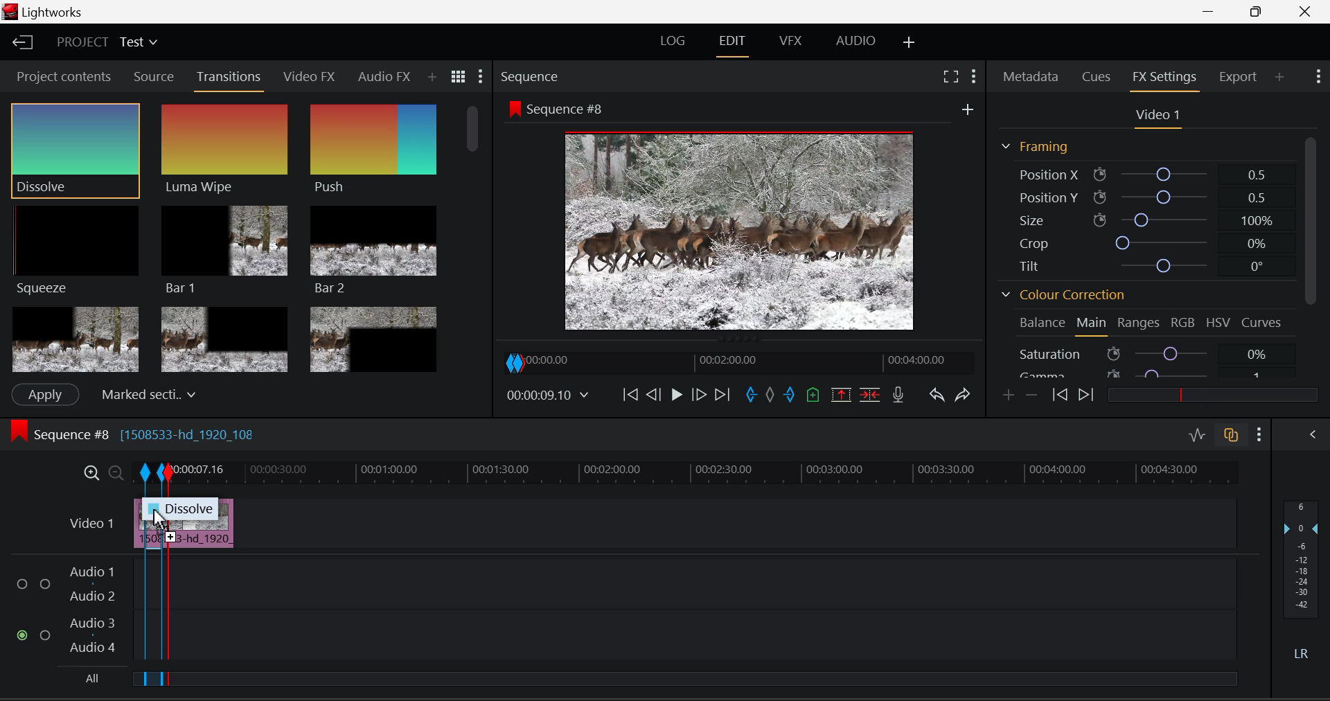 Image resolution: width=1330 pixels, height=701 pixels. I want to click on Metadata, so click(1031, 78).